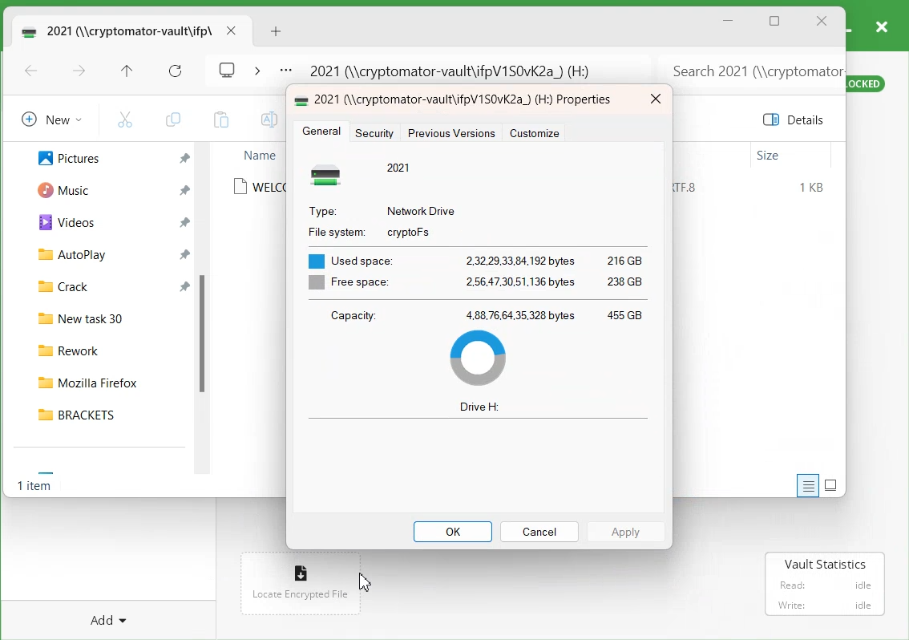  I want to click on OK, so click(453, 532).